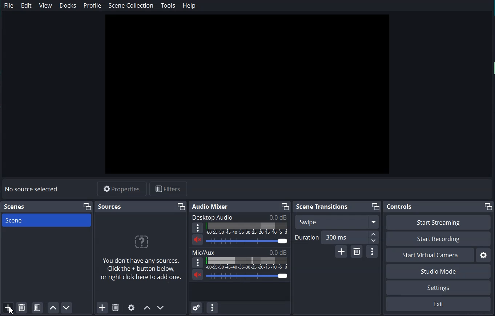 The image size is (495, 316). I want to click on Mute , so click(198, 274).